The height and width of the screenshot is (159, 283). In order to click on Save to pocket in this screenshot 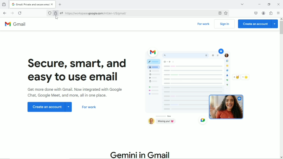, I will do `click(256, 13)`.